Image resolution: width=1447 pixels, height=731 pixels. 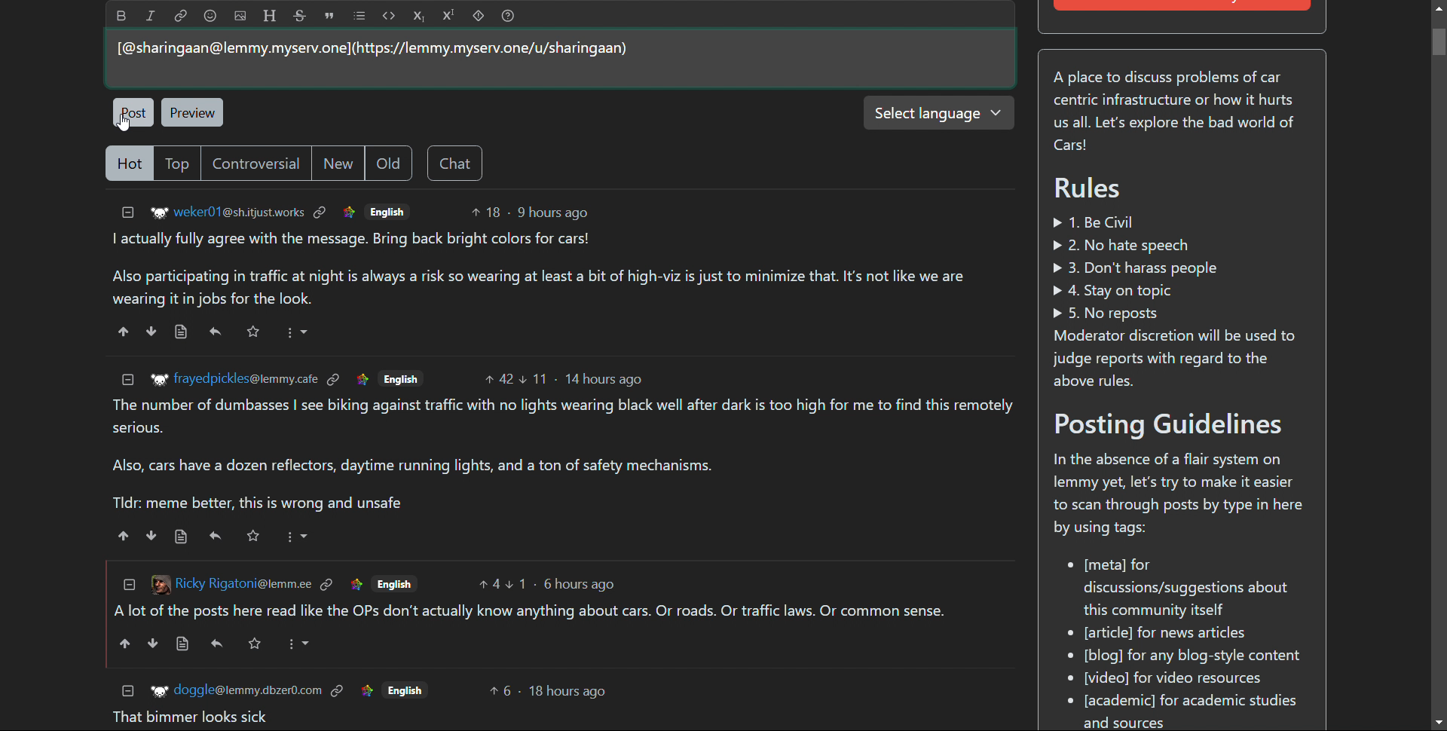 What do you see at coordinates (300, 16) in the screenshot?
I see `strikethrough` at bounding box center [300, 16].